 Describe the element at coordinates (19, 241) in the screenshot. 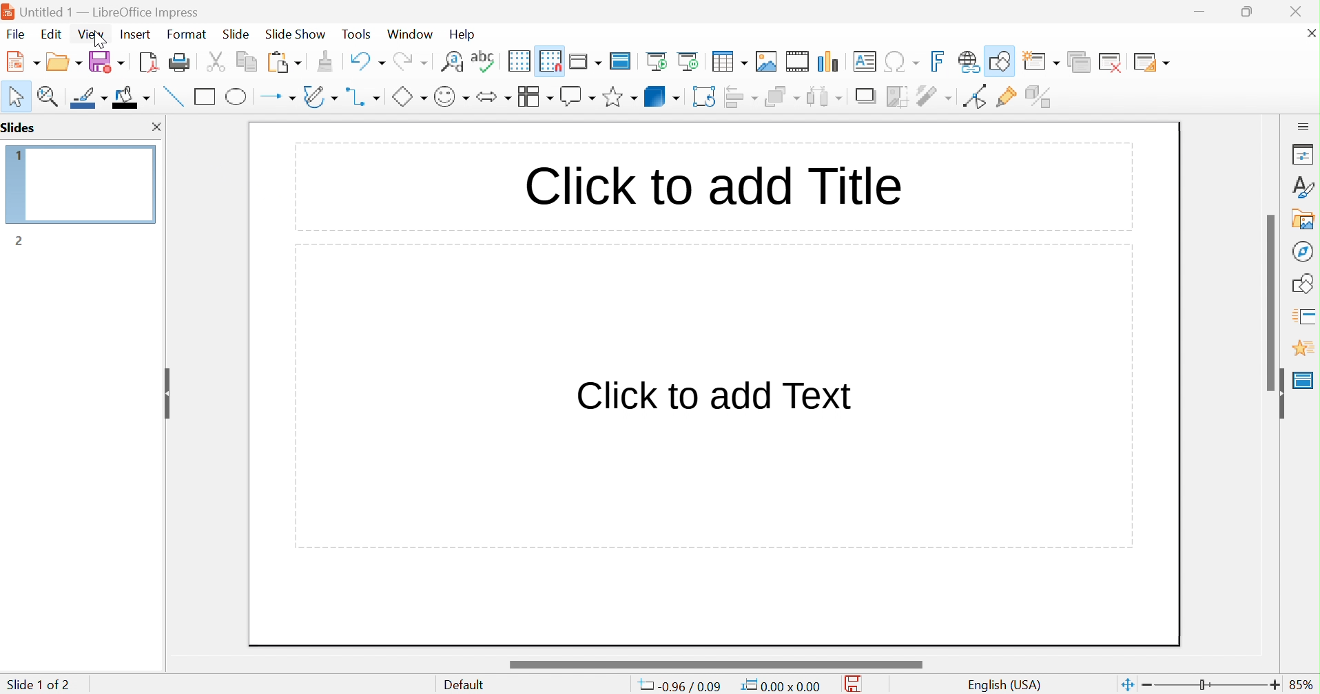

I see `2` at that location.